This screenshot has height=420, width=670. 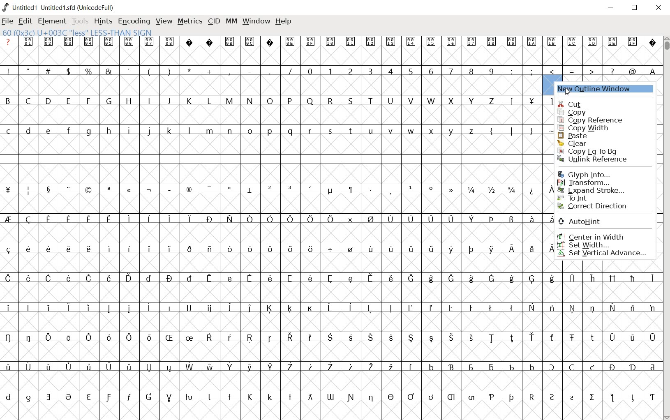 I want to click on hints, so click(x=103, y=22).